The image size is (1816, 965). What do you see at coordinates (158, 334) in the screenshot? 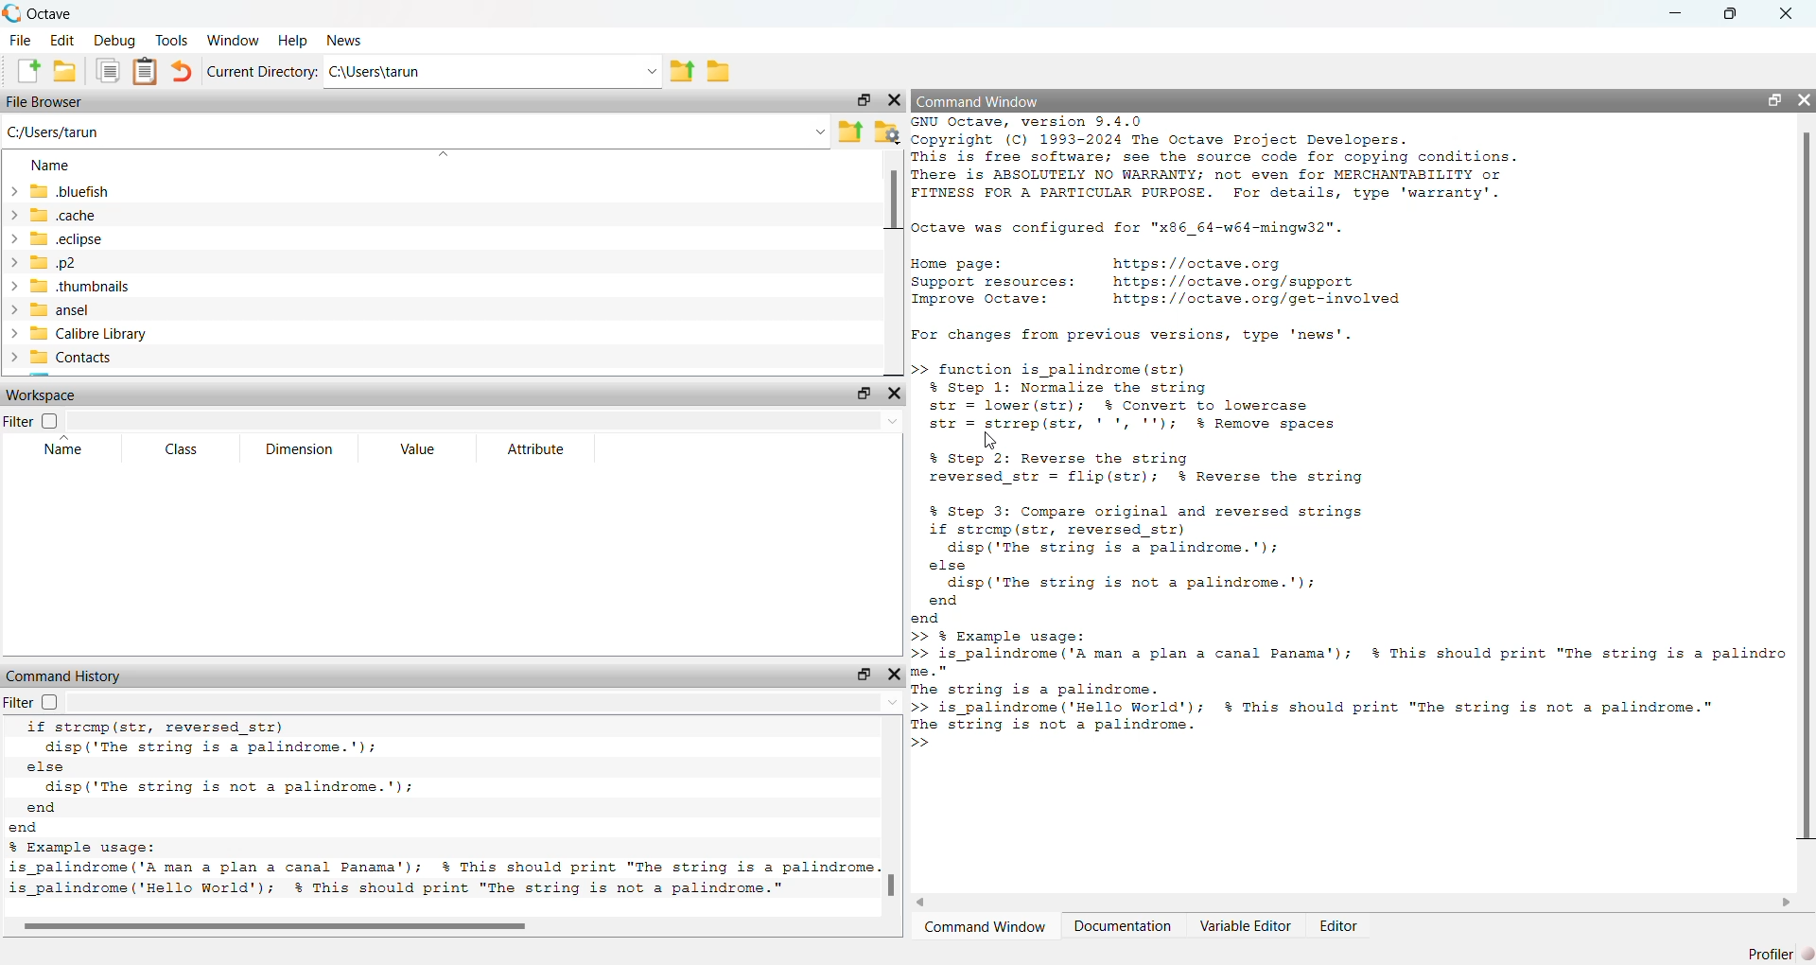
I see `calibre library` at bounding box center [158, 334].